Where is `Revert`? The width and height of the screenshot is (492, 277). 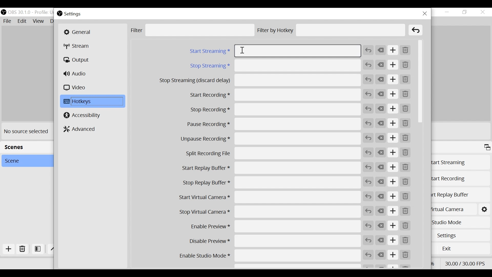 Revert is located at coordinates (368, 240).